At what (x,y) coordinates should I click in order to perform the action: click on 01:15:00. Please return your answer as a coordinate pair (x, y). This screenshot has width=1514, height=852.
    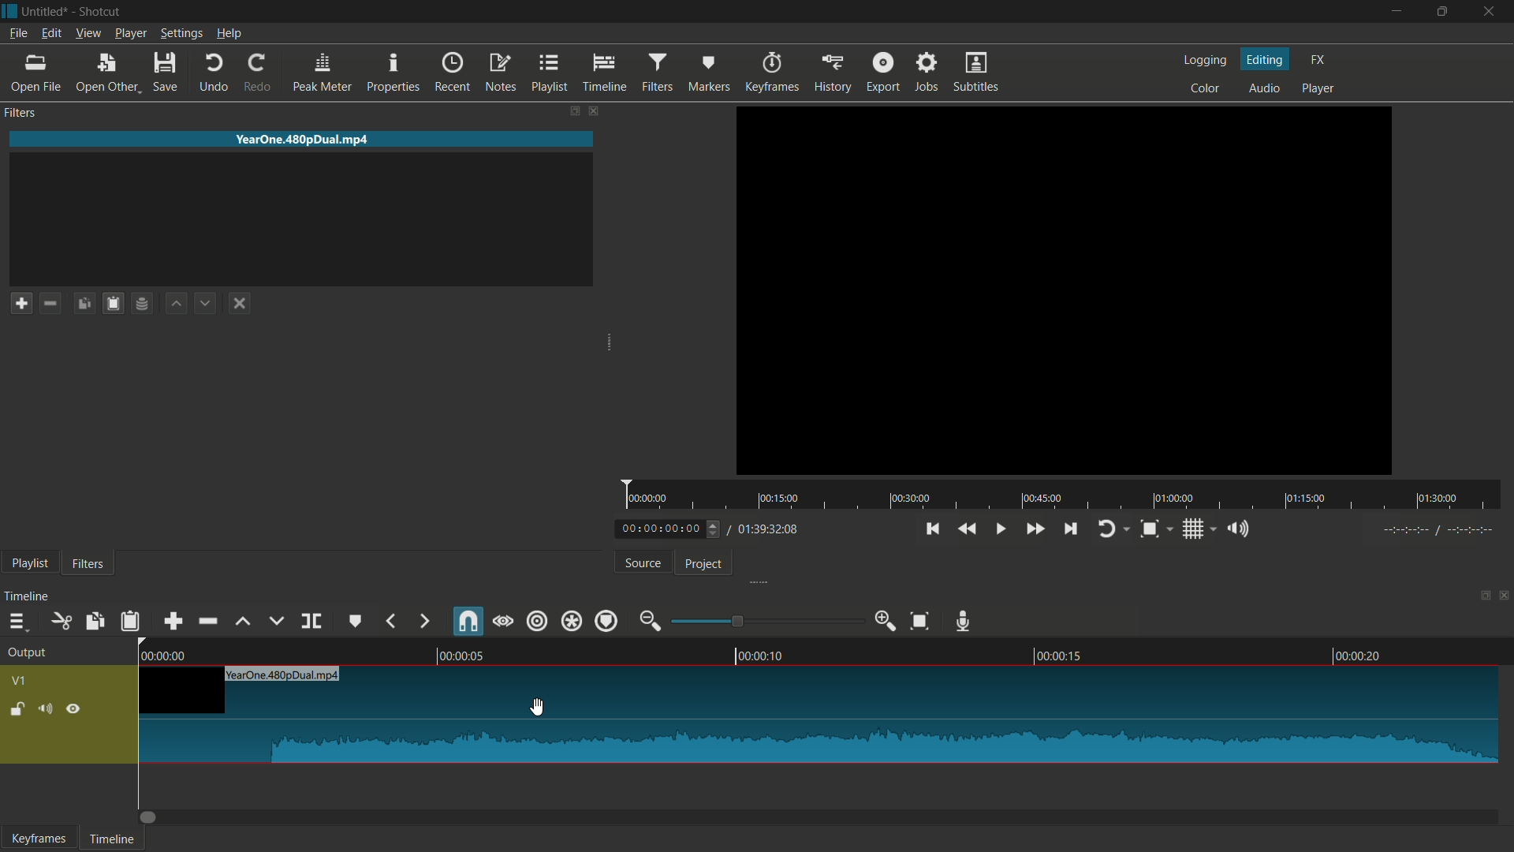
    Looking at the image, I should click on (1304, 499).